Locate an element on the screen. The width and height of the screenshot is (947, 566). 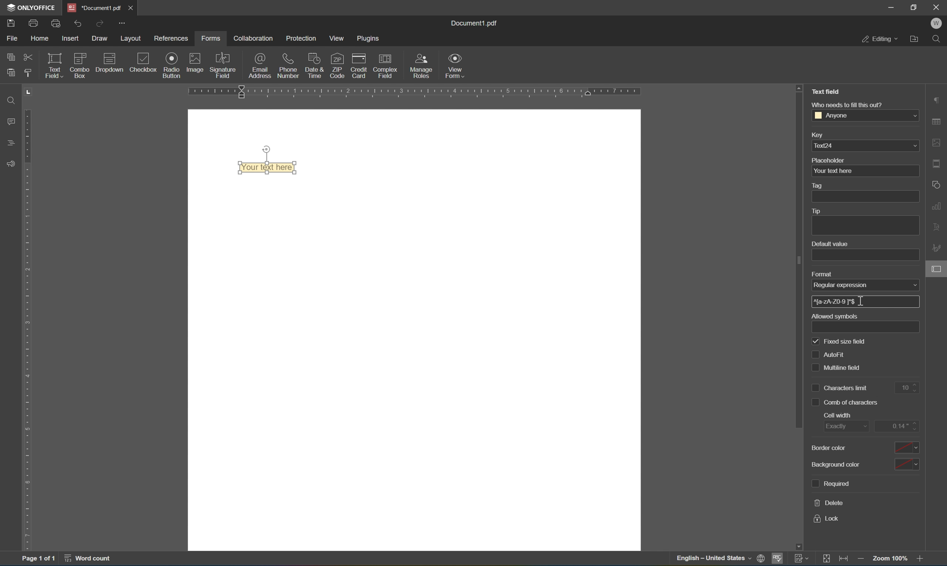
header and footer settings is located at coordinates (939, 163).